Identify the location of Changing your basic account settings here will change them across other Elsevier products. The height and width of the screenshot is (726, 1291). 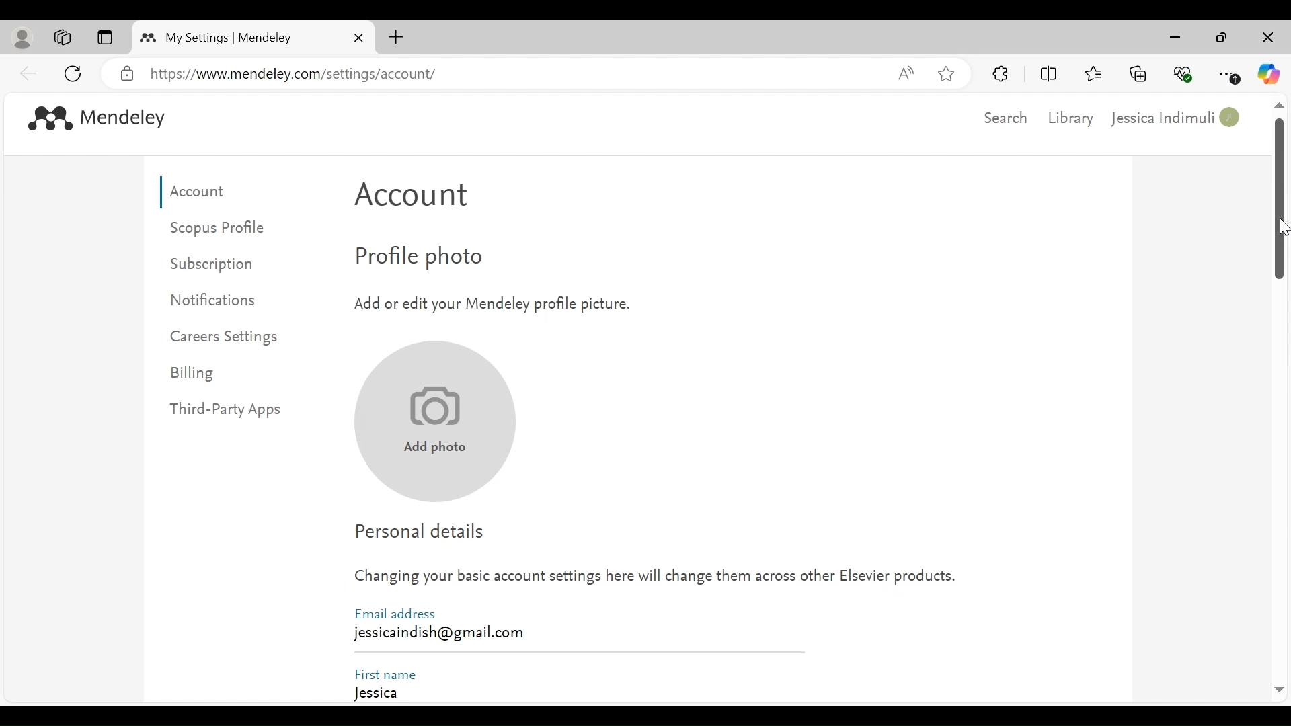
(656, 580).